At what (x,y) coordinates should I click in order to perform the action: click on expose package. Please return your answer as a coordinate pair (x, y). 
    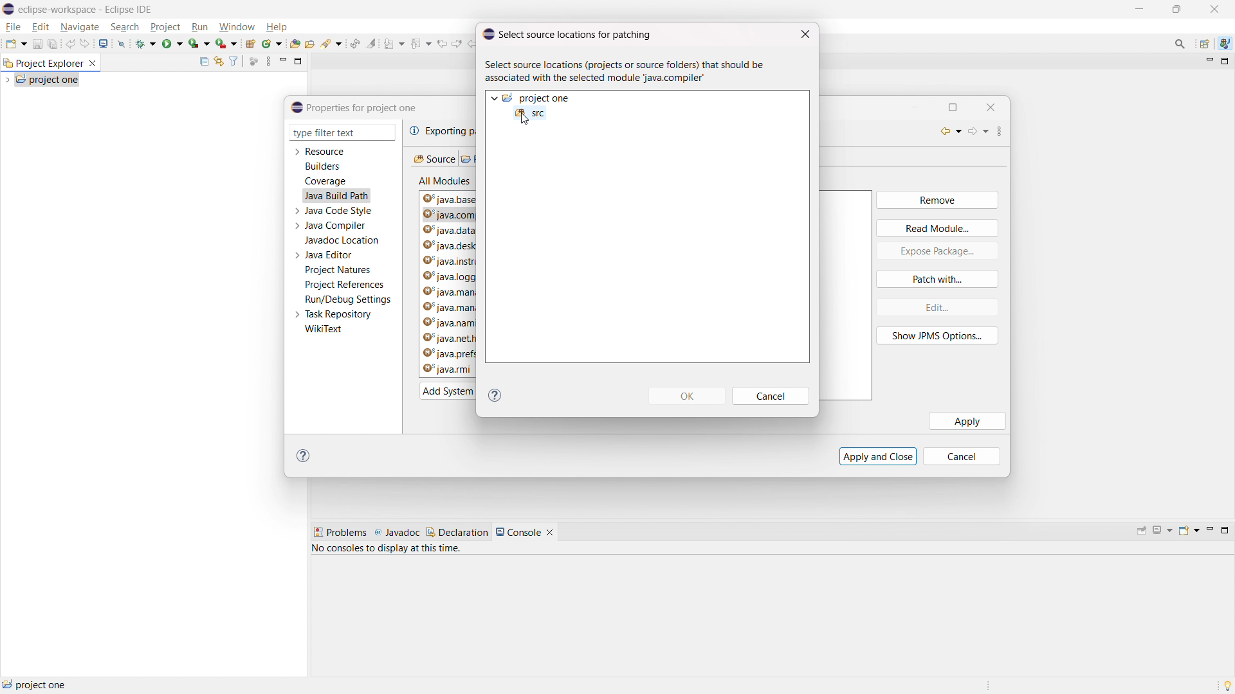
    Looking at the image, I should click on (937, 251).